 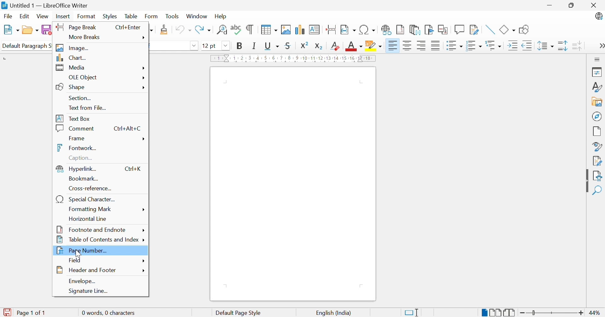 I want to click on Typing cursor, so click(x=228, y=85).